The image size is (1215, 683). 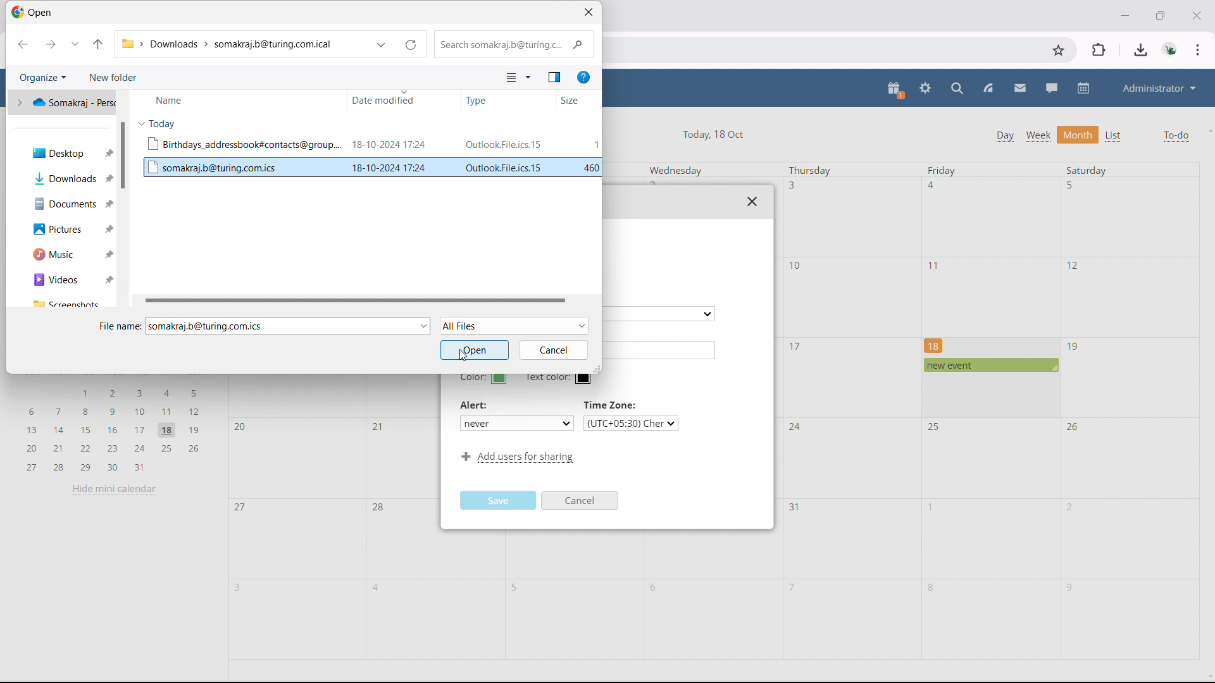 I want to click on 9, so click(x=1069, y=588).